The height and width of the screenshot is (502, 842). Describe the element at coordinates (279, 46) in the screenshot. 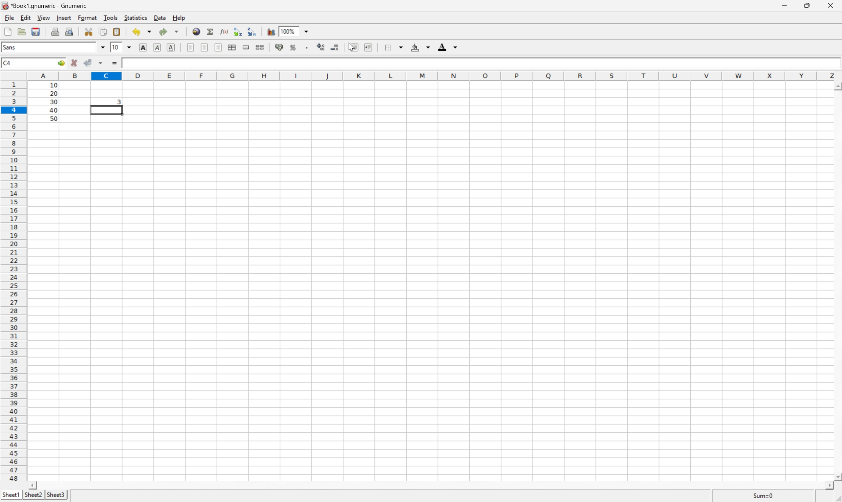

I see `Format the selection as accounting` at that location.